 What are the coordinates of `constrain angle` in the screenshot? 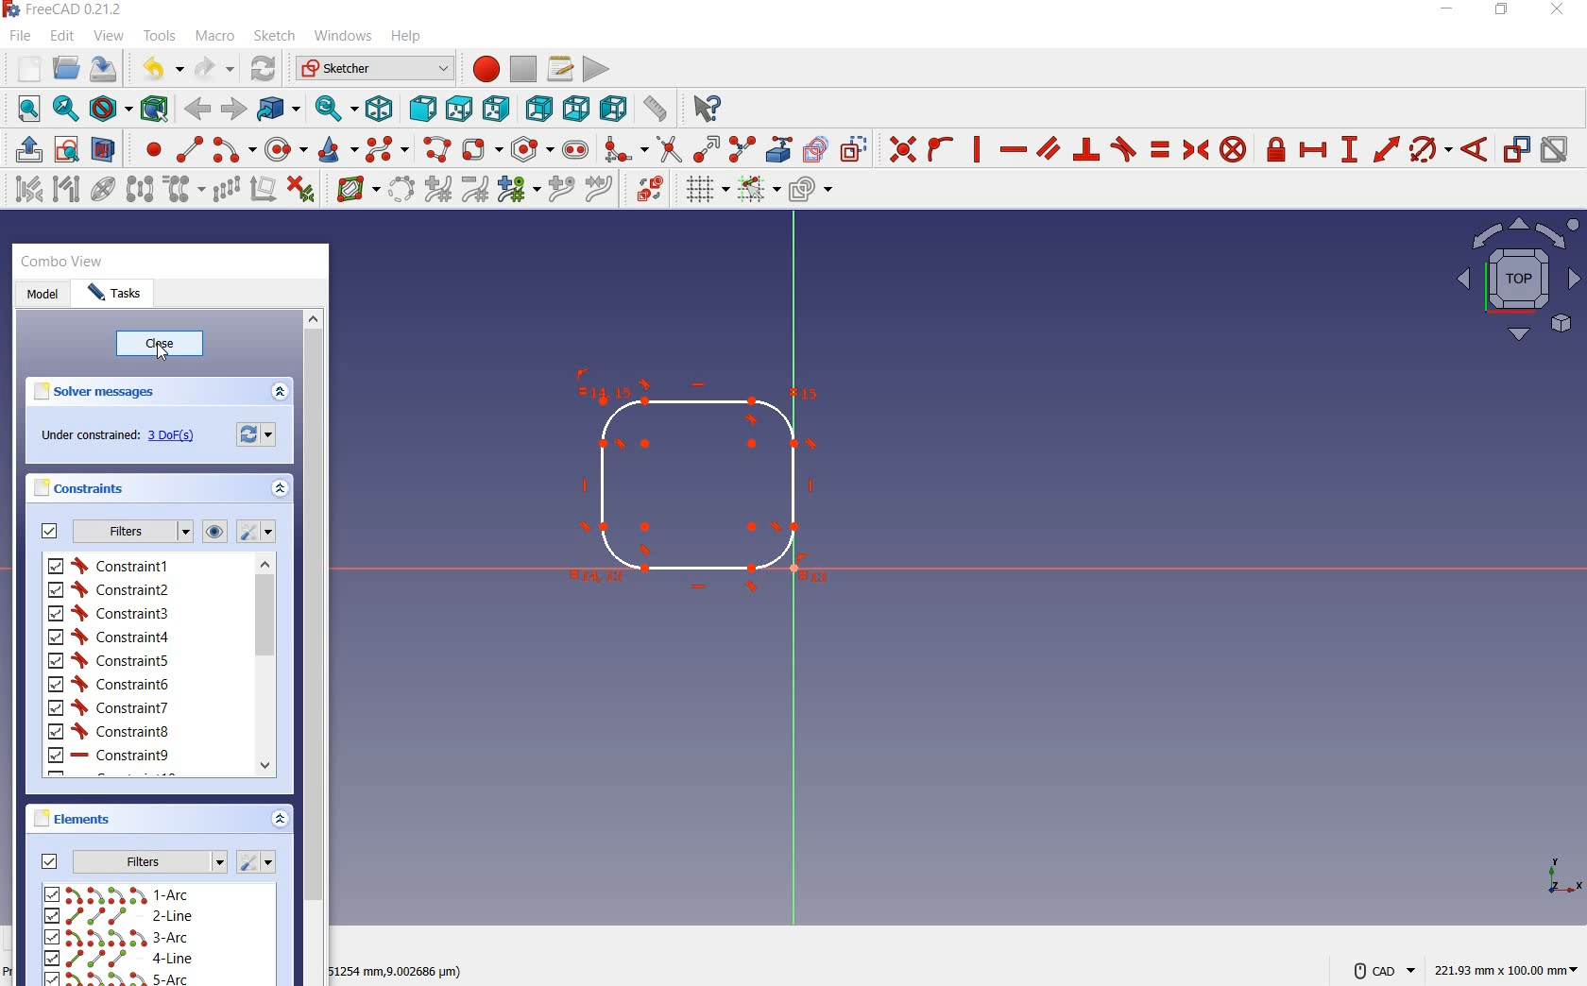 It's located at (1475, 151).